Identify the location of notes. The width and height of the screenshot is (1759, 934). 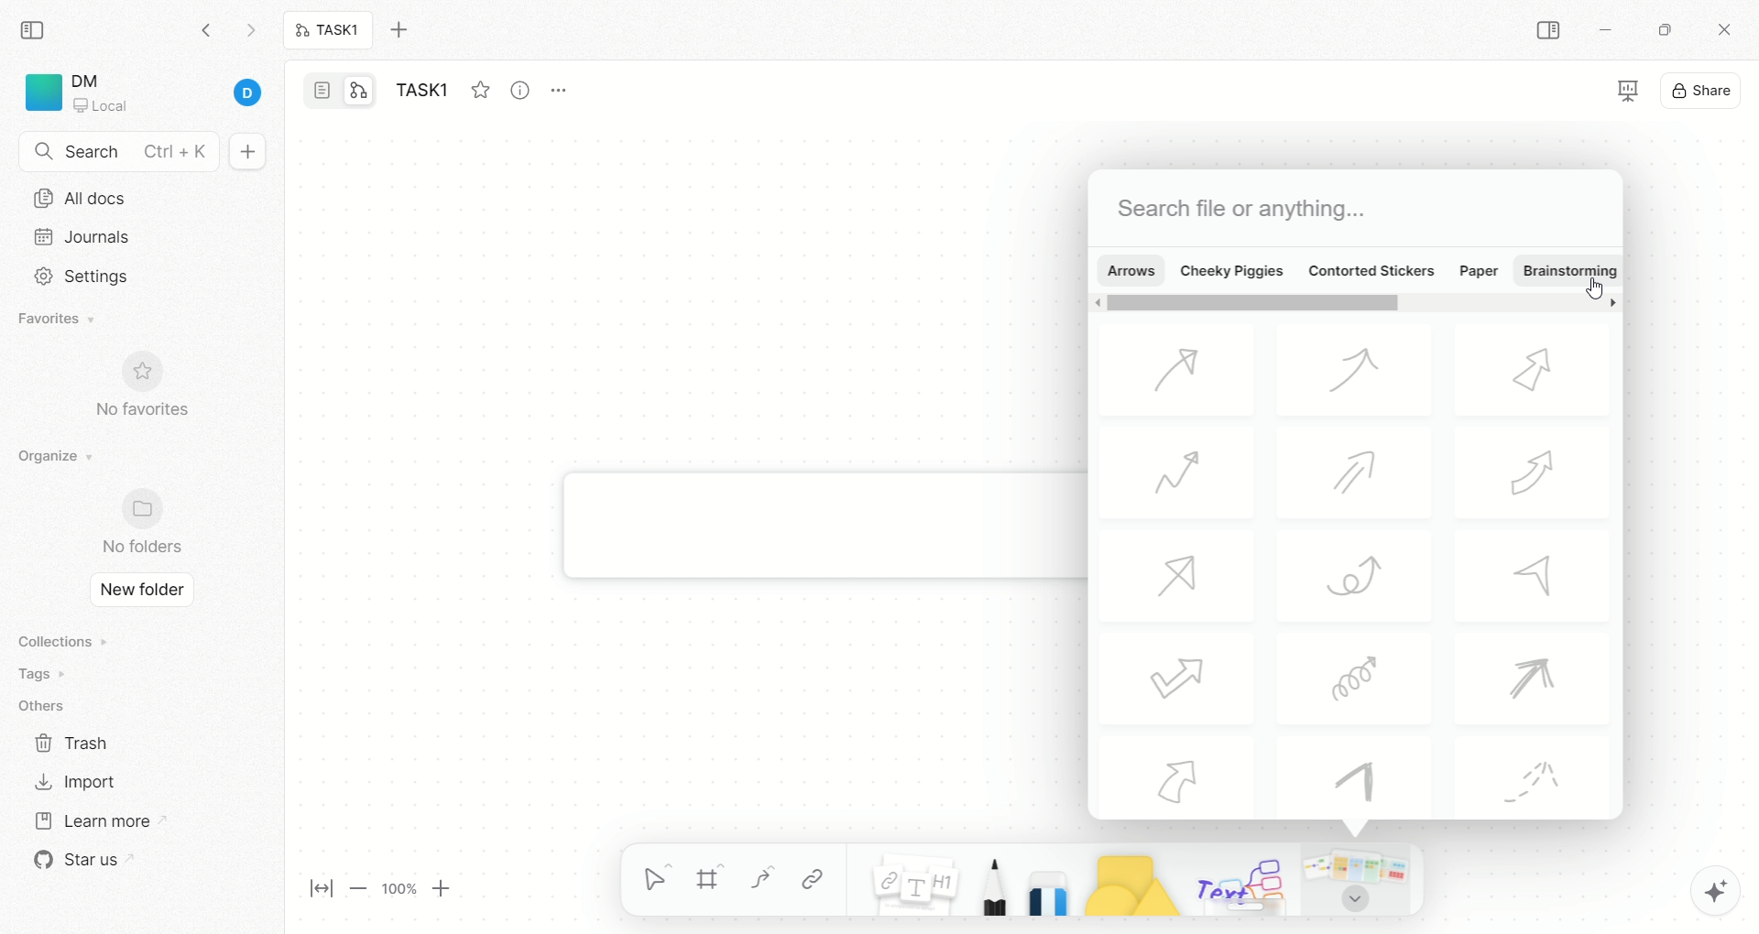
(904, 879).